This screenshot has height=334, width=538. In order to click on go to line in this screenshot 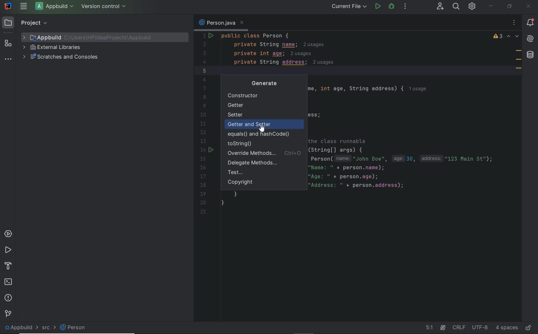, I will do `click(428, 328)`.